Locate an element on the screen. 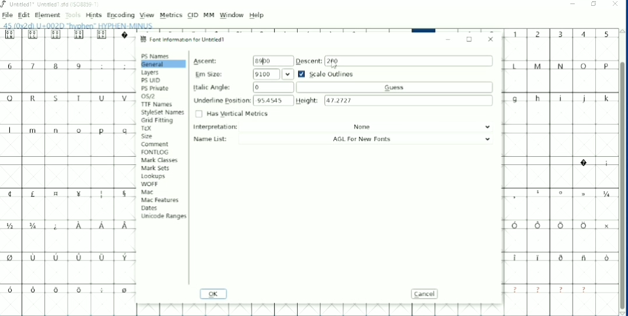 The height and width of the screenshot is (316, 628). Metrics is located at coordinates (170, 15).